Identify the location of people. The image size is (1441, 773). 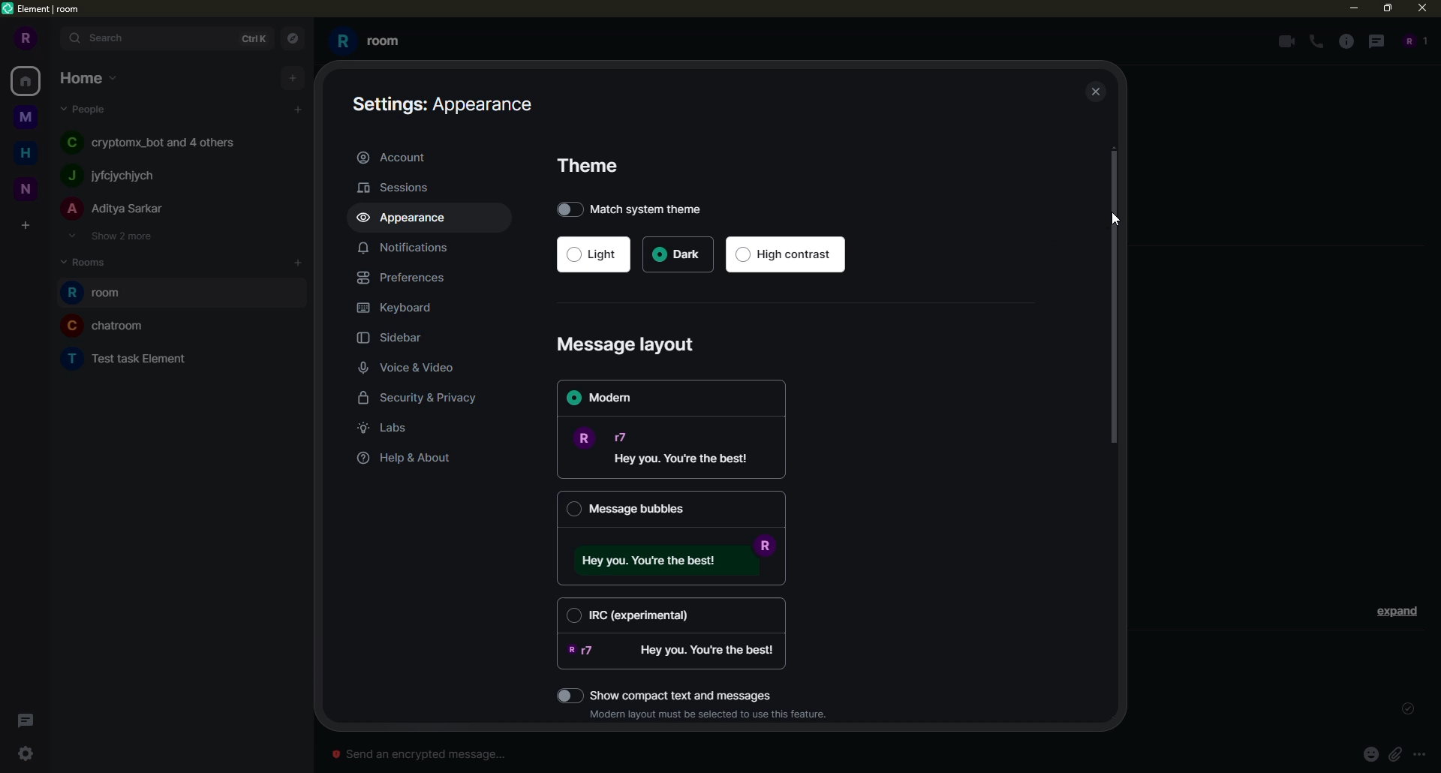
(116, 209).